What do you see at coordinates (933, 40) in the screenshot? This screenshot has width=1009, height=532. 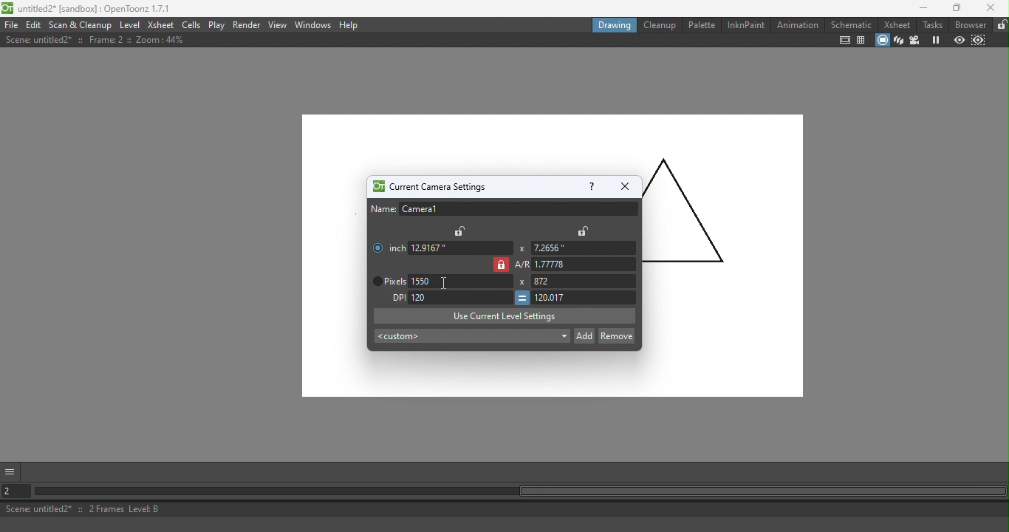 I see `Freeze` at bounding box center [933, 40].